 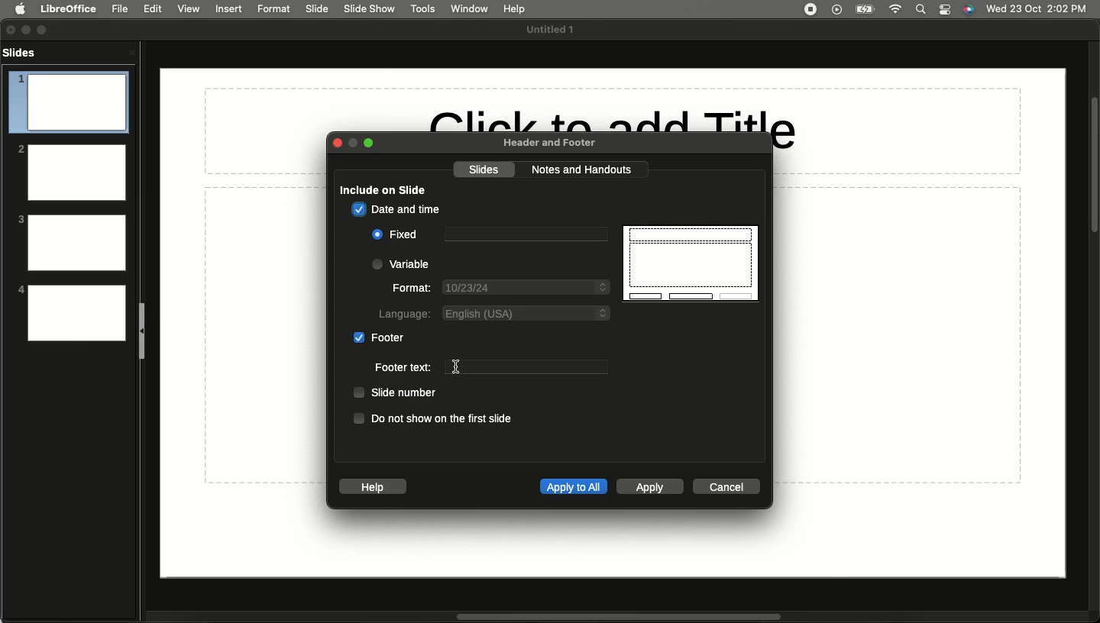 What do you see at coordinates (422, 9) in the screenshot?
I see `Tools` at bounding box center [422, 9].